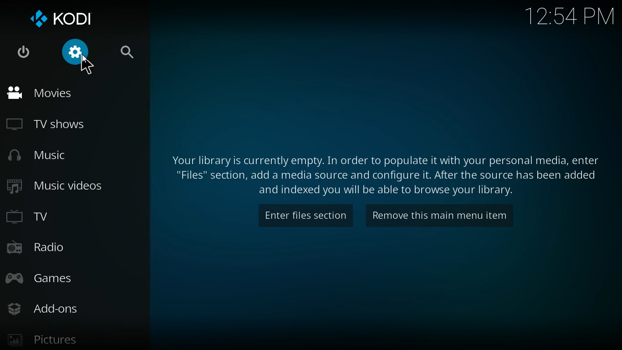 This screenshot has width=622, height=350. What do you see at coordinates (69, 310) in the screenshot?
I see `add-ons` at bounding box center [69, 310].